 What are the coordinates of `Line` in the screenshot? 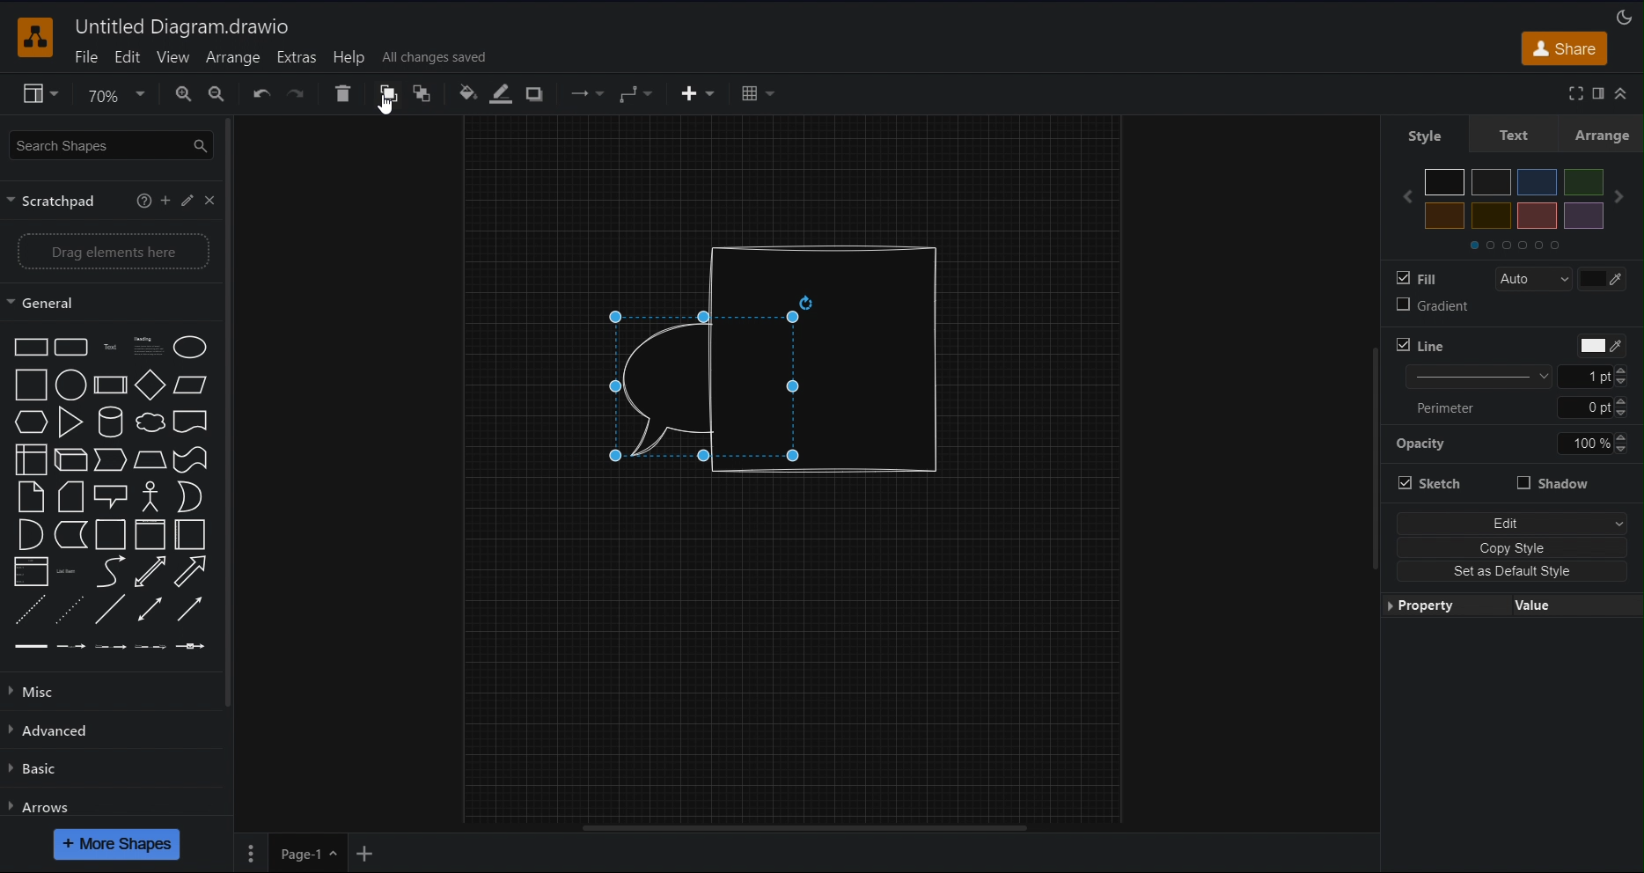 It's located at (1420, 345).